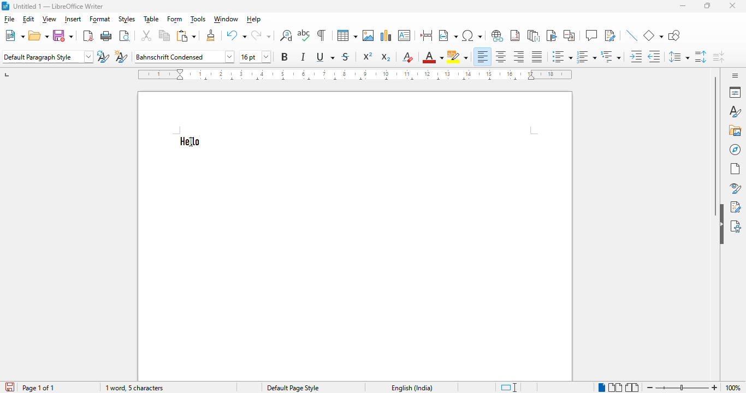 The image size is (746, 393). I want to click on window, so click(226, 19).